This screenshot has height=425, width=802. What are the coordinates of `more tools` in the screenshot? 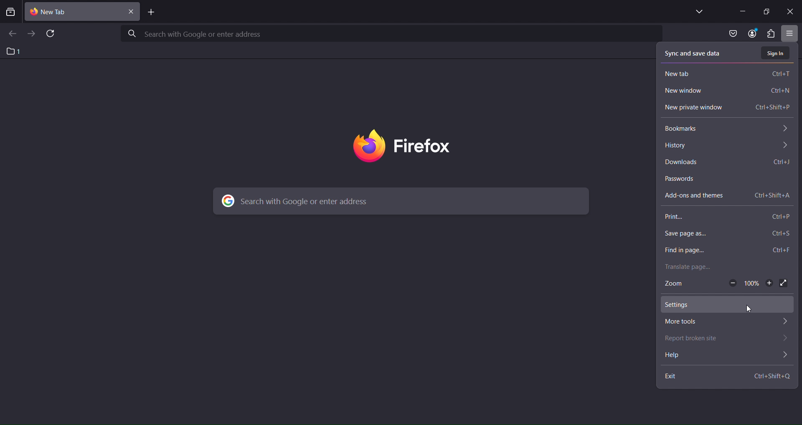 It's located at (728, 321).